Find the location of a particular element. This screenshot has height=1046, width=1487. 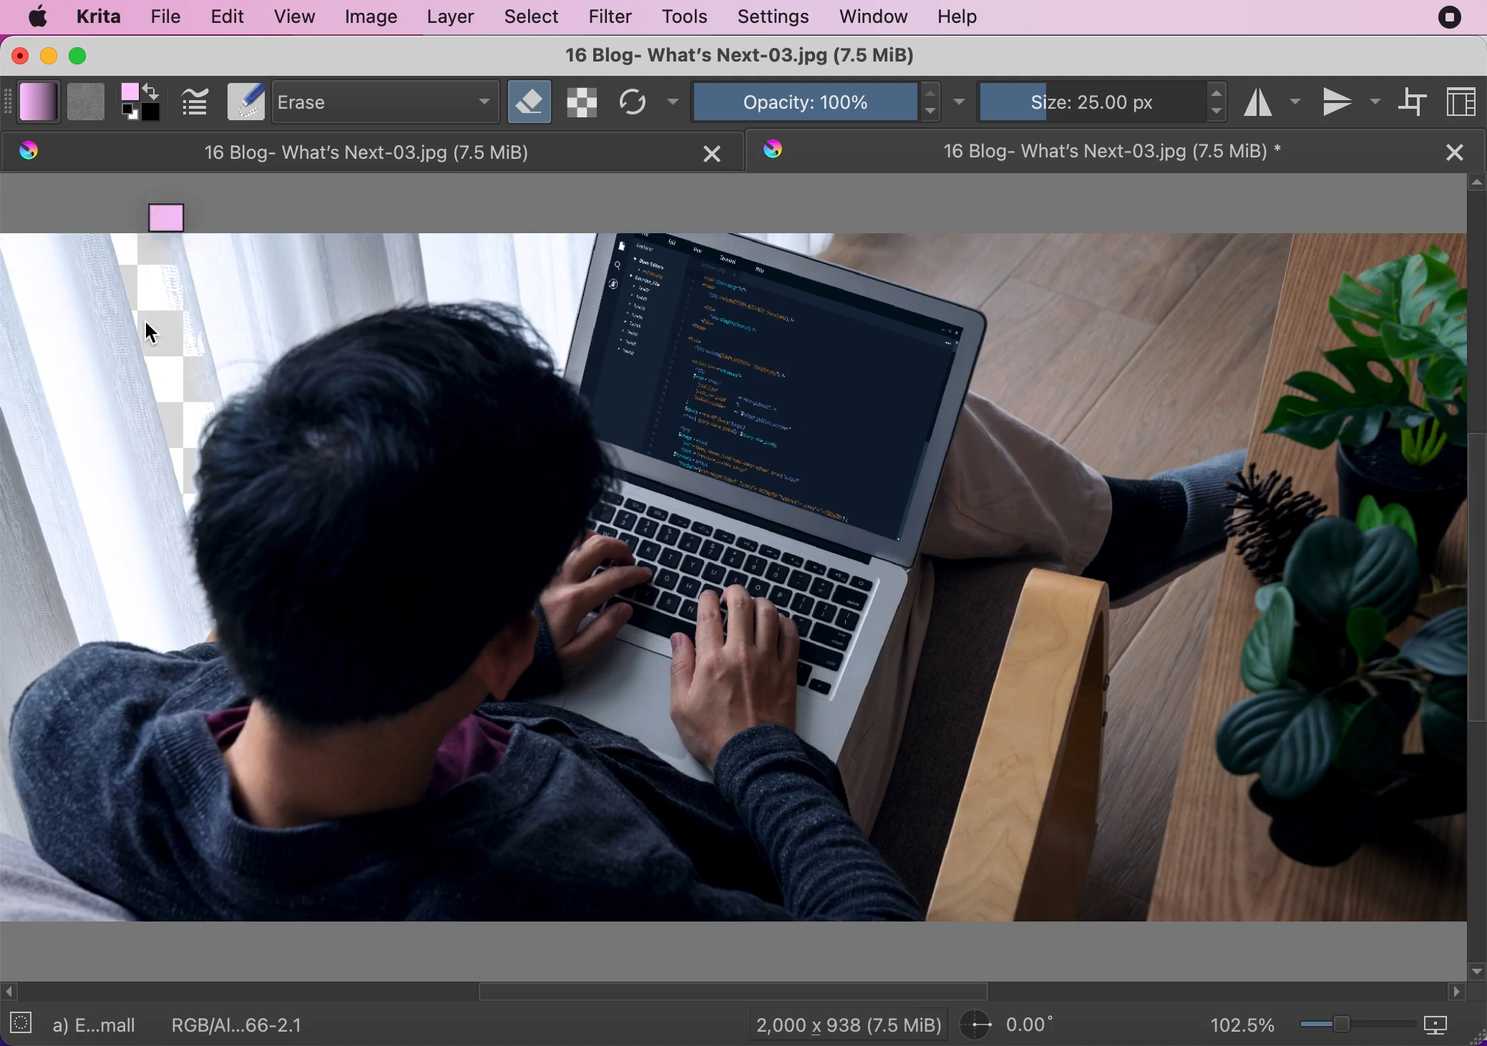

krita is located at coordinates (102, 15).